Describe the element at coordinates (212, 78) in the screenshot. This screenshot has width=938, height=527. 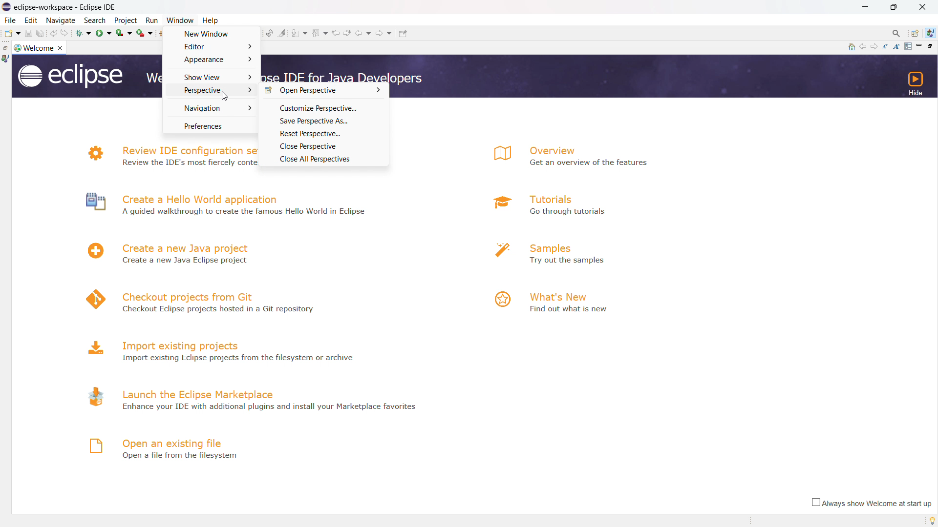
I see `show view` at that location.